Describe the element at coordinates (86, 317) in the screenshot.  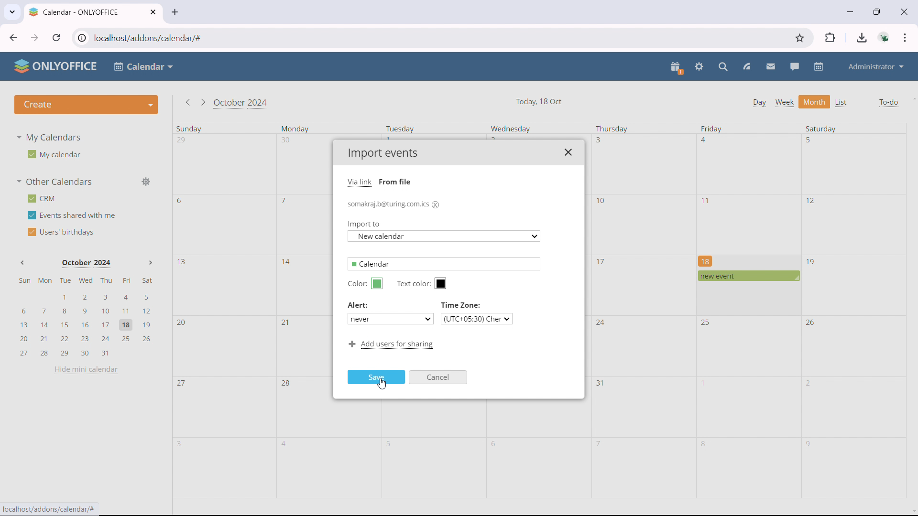
I see `mini calendar` at that location.